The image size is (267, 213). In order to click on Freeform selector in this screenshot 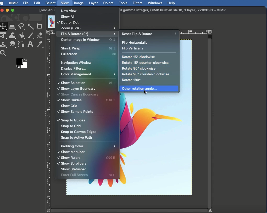, I will do `click(22, 27)`.